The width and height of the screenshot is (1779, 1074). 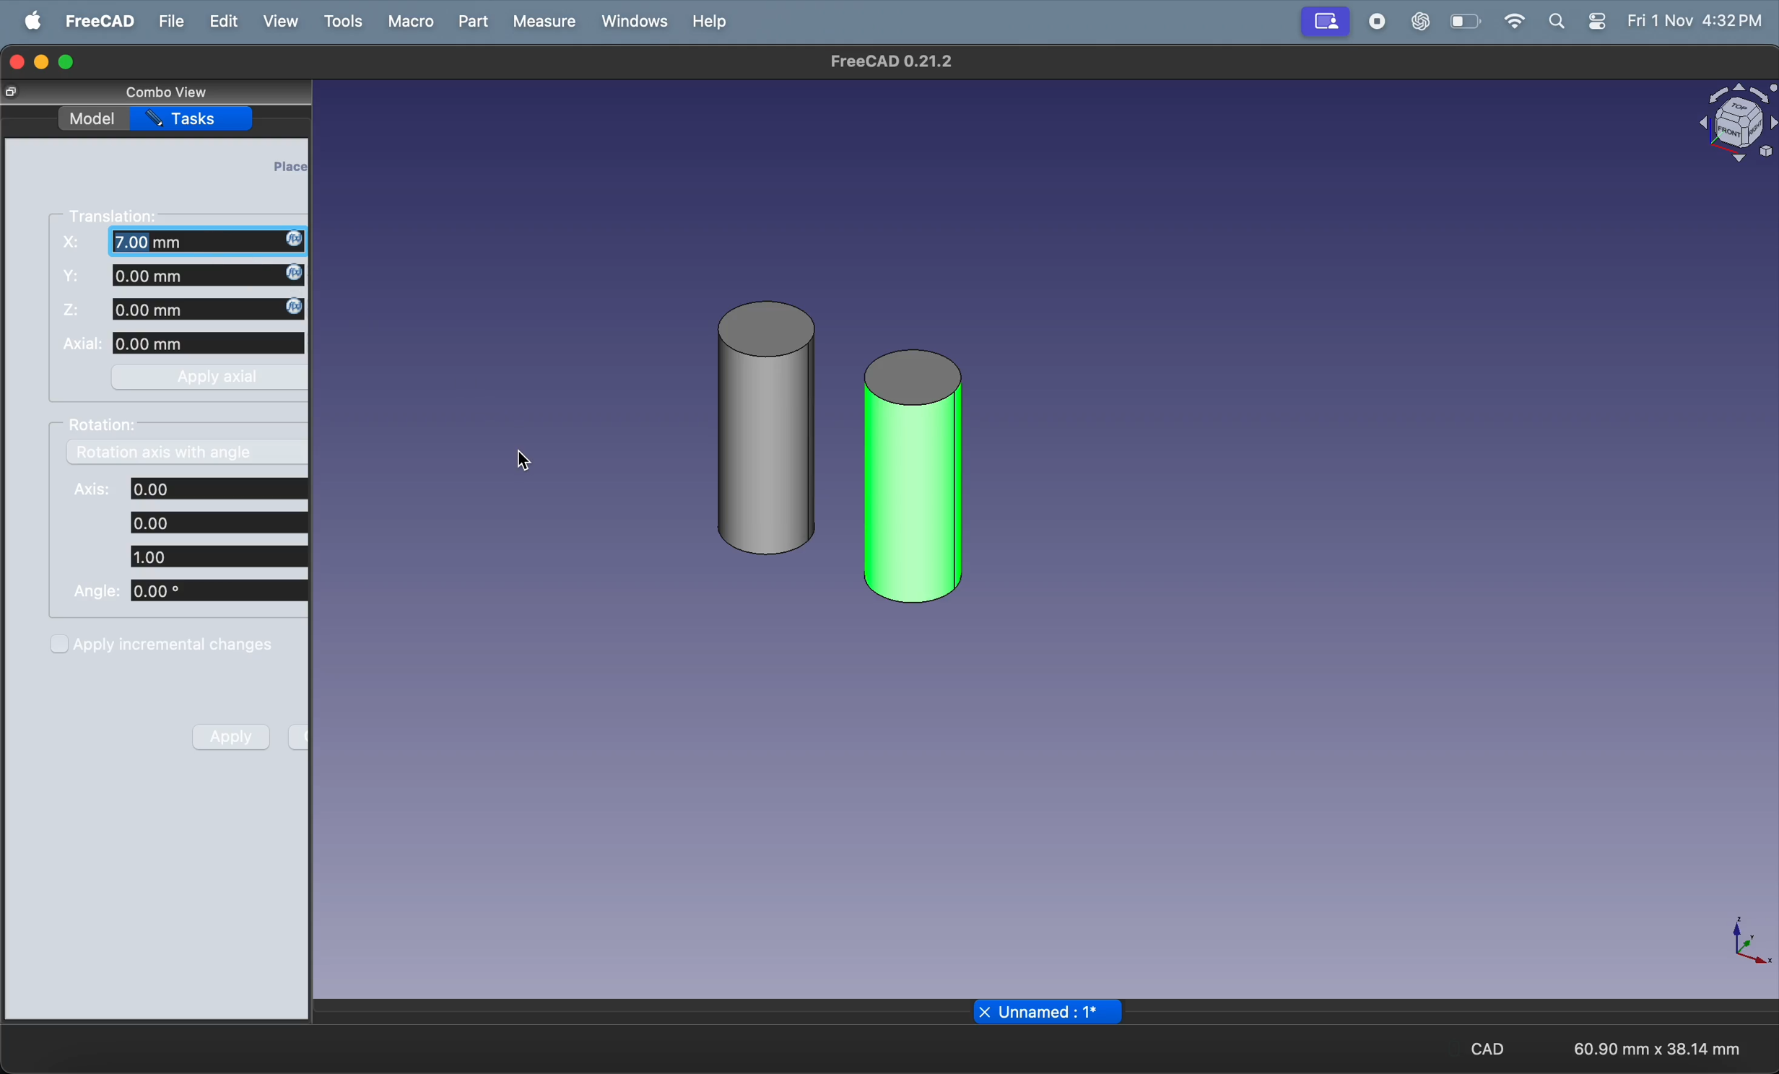 I want to click on object view, so click(x=1737, y=123).